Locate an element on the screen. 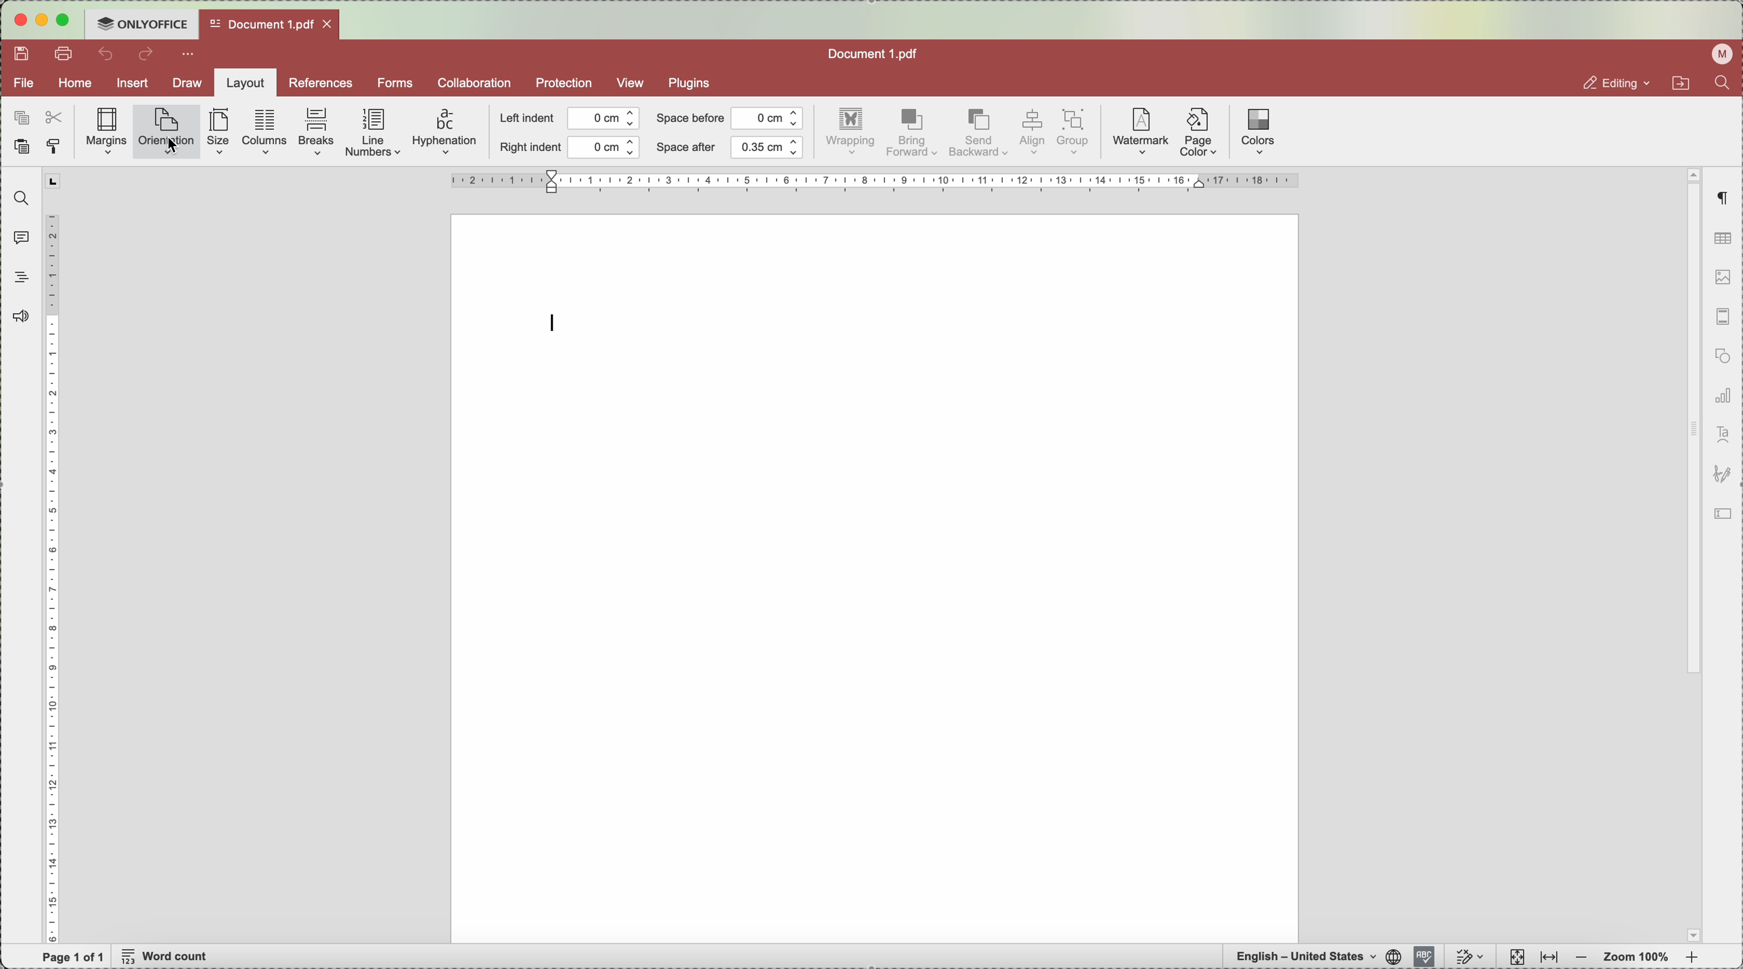 The image size is (1743, 969). file is located at coordinates (24, 83).